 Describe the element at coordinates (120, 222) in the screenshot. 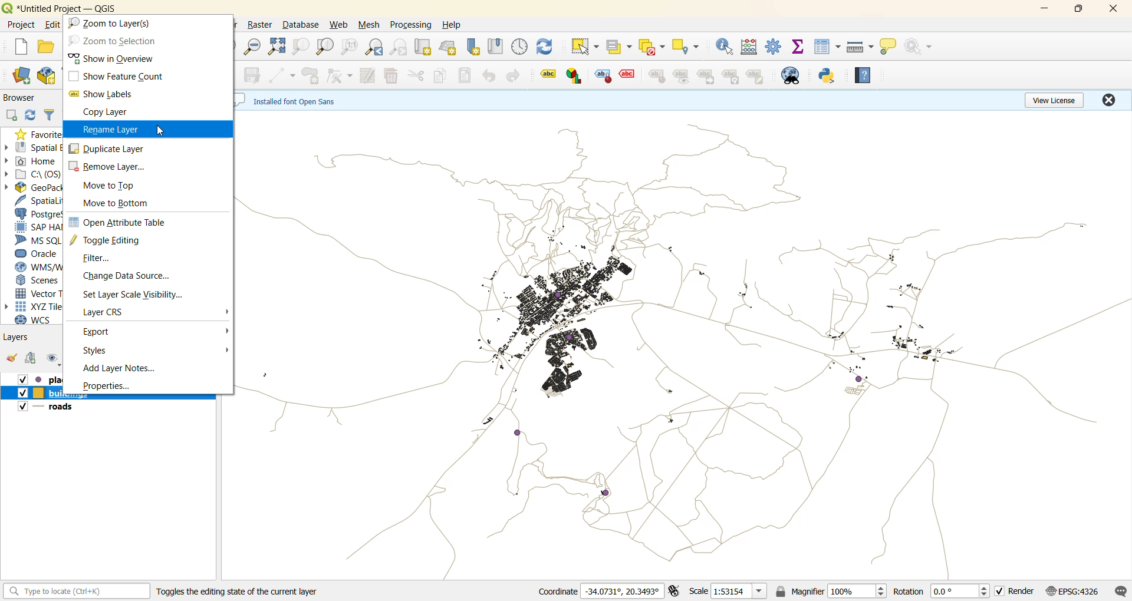

I see `open attribute table` at that location.